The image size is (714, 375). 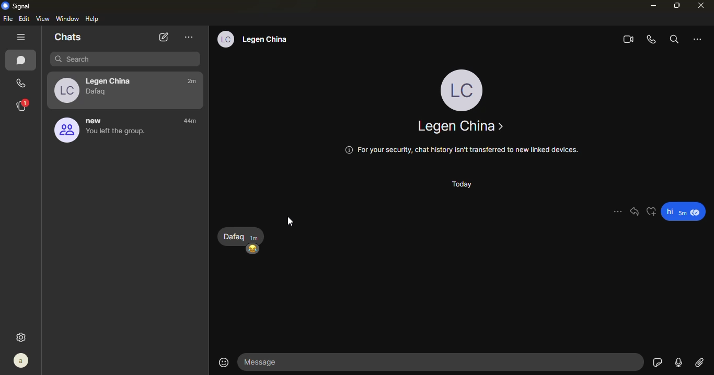 What do you see at coordinates (22, 61) in the screenshot?
I see `chats` at bounding box center [22, 61].